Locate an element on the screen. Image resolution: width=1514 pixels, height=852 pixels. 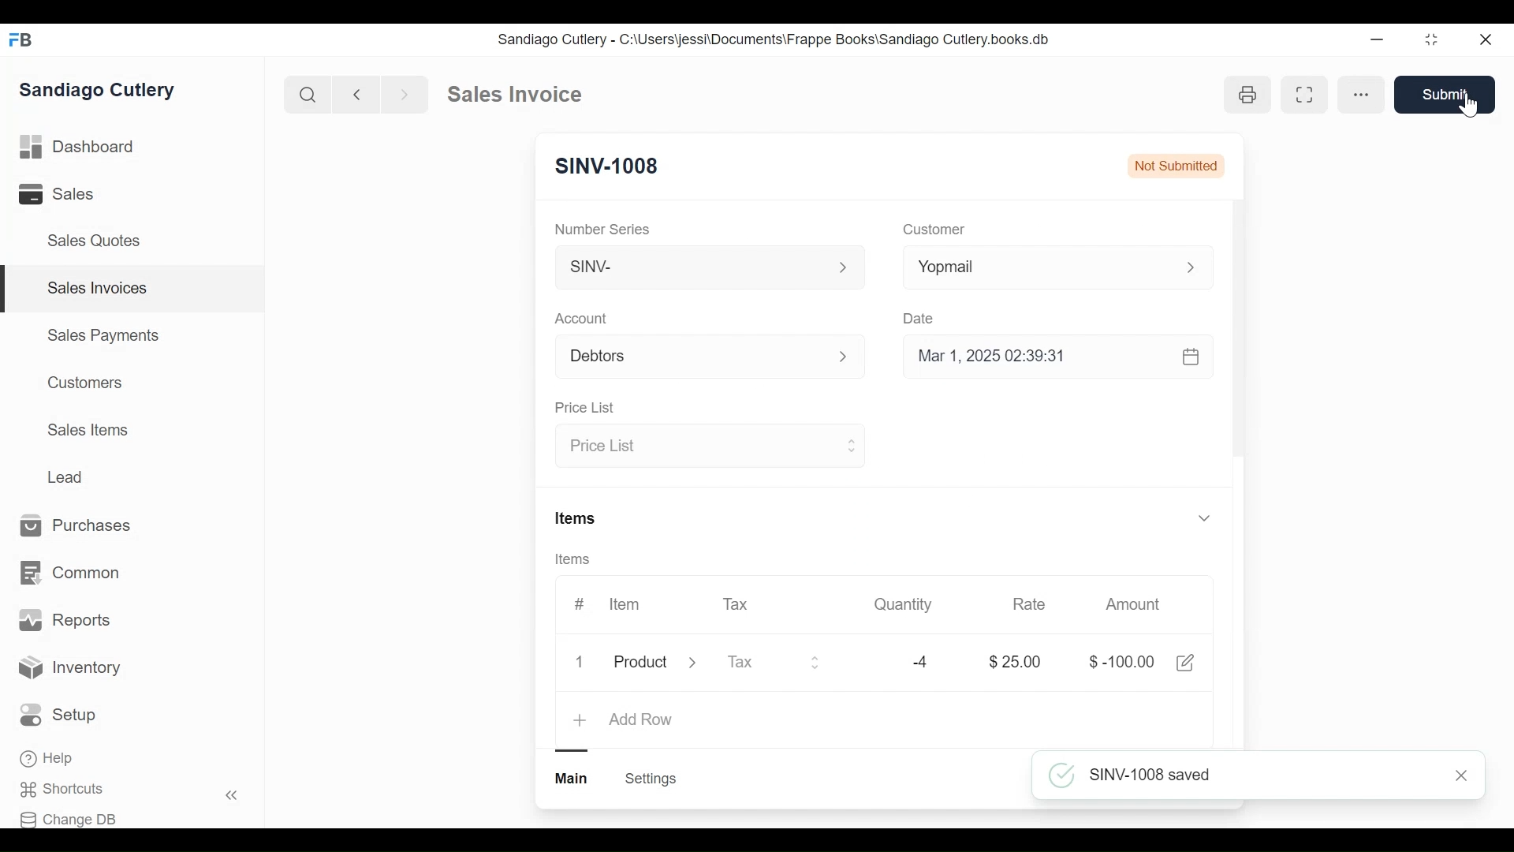
1 is located at coordinates (580, 660).